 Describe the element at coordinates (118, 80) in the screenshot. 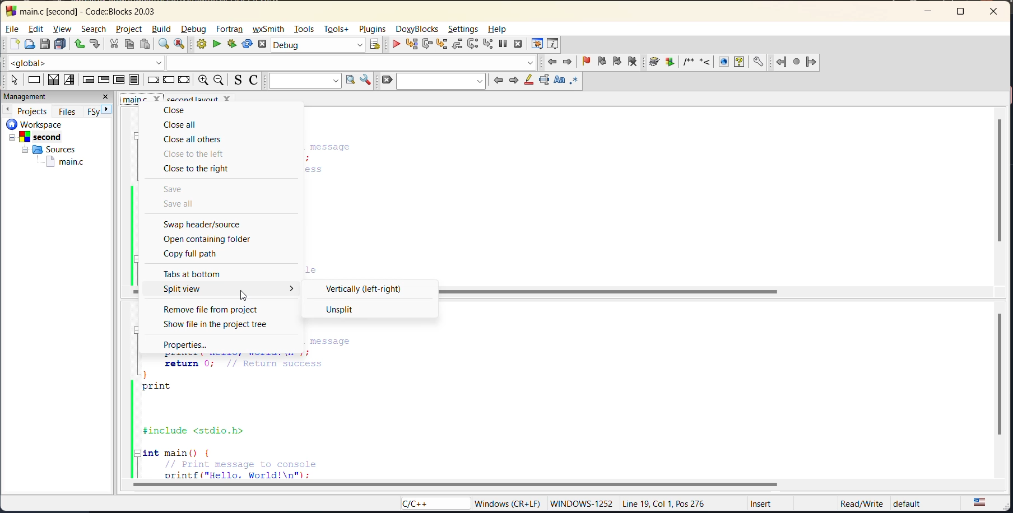

I see `counting loop` at that location.